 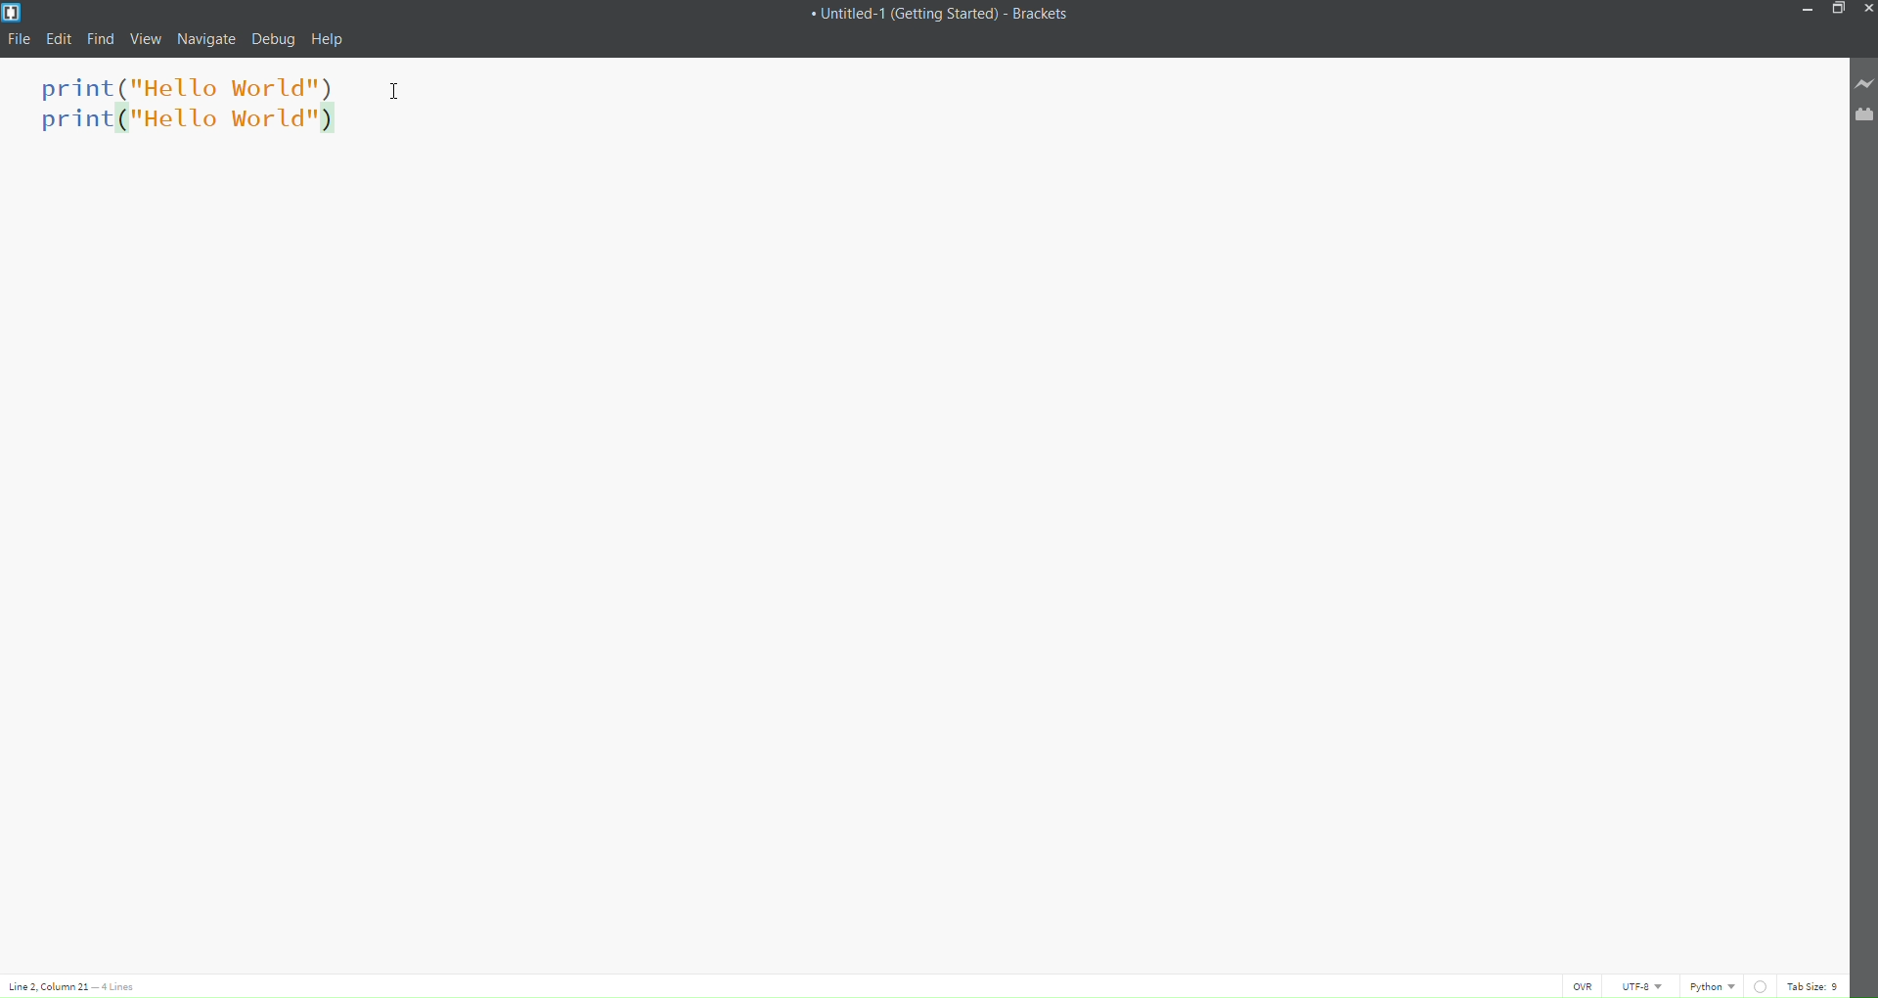 I want to click on utf-8, so click(x=1639, y=985).